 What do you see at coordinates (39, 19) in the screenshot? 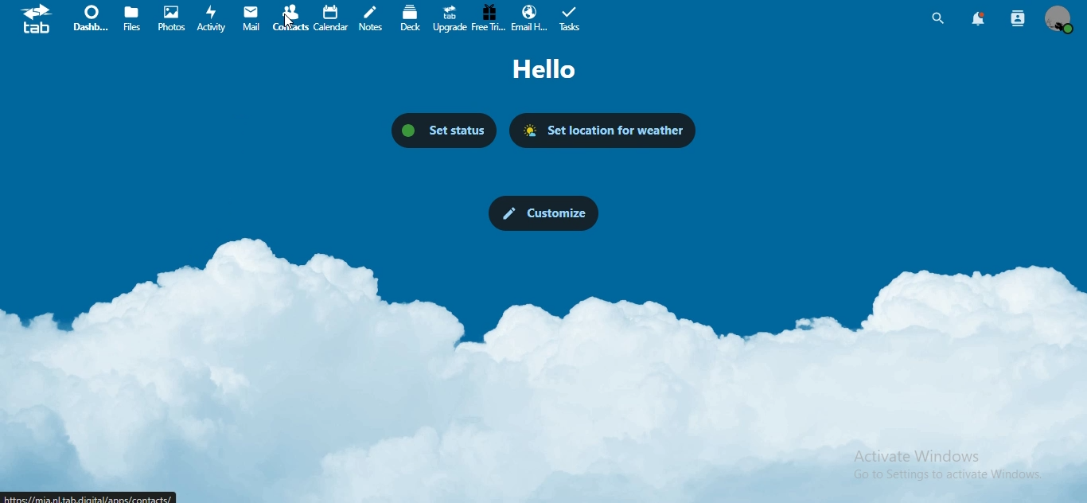
I see `icon` at bounding box center [39, 19].